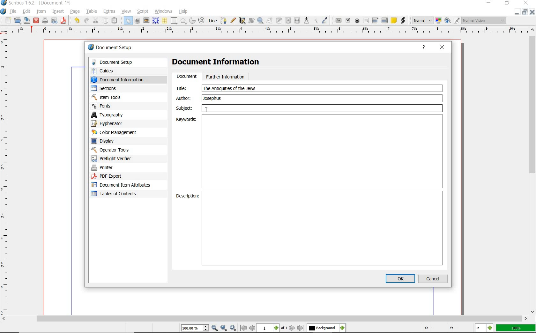  I want to click on measurements, so click(306, 20).